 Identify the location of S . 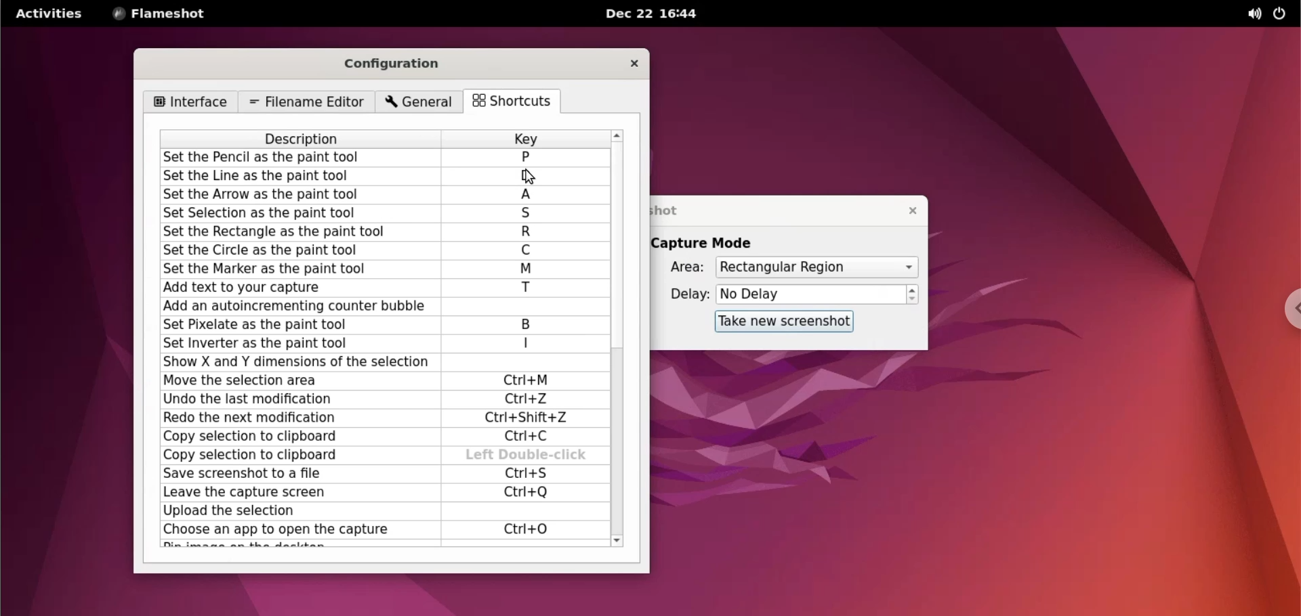
(528, 215).